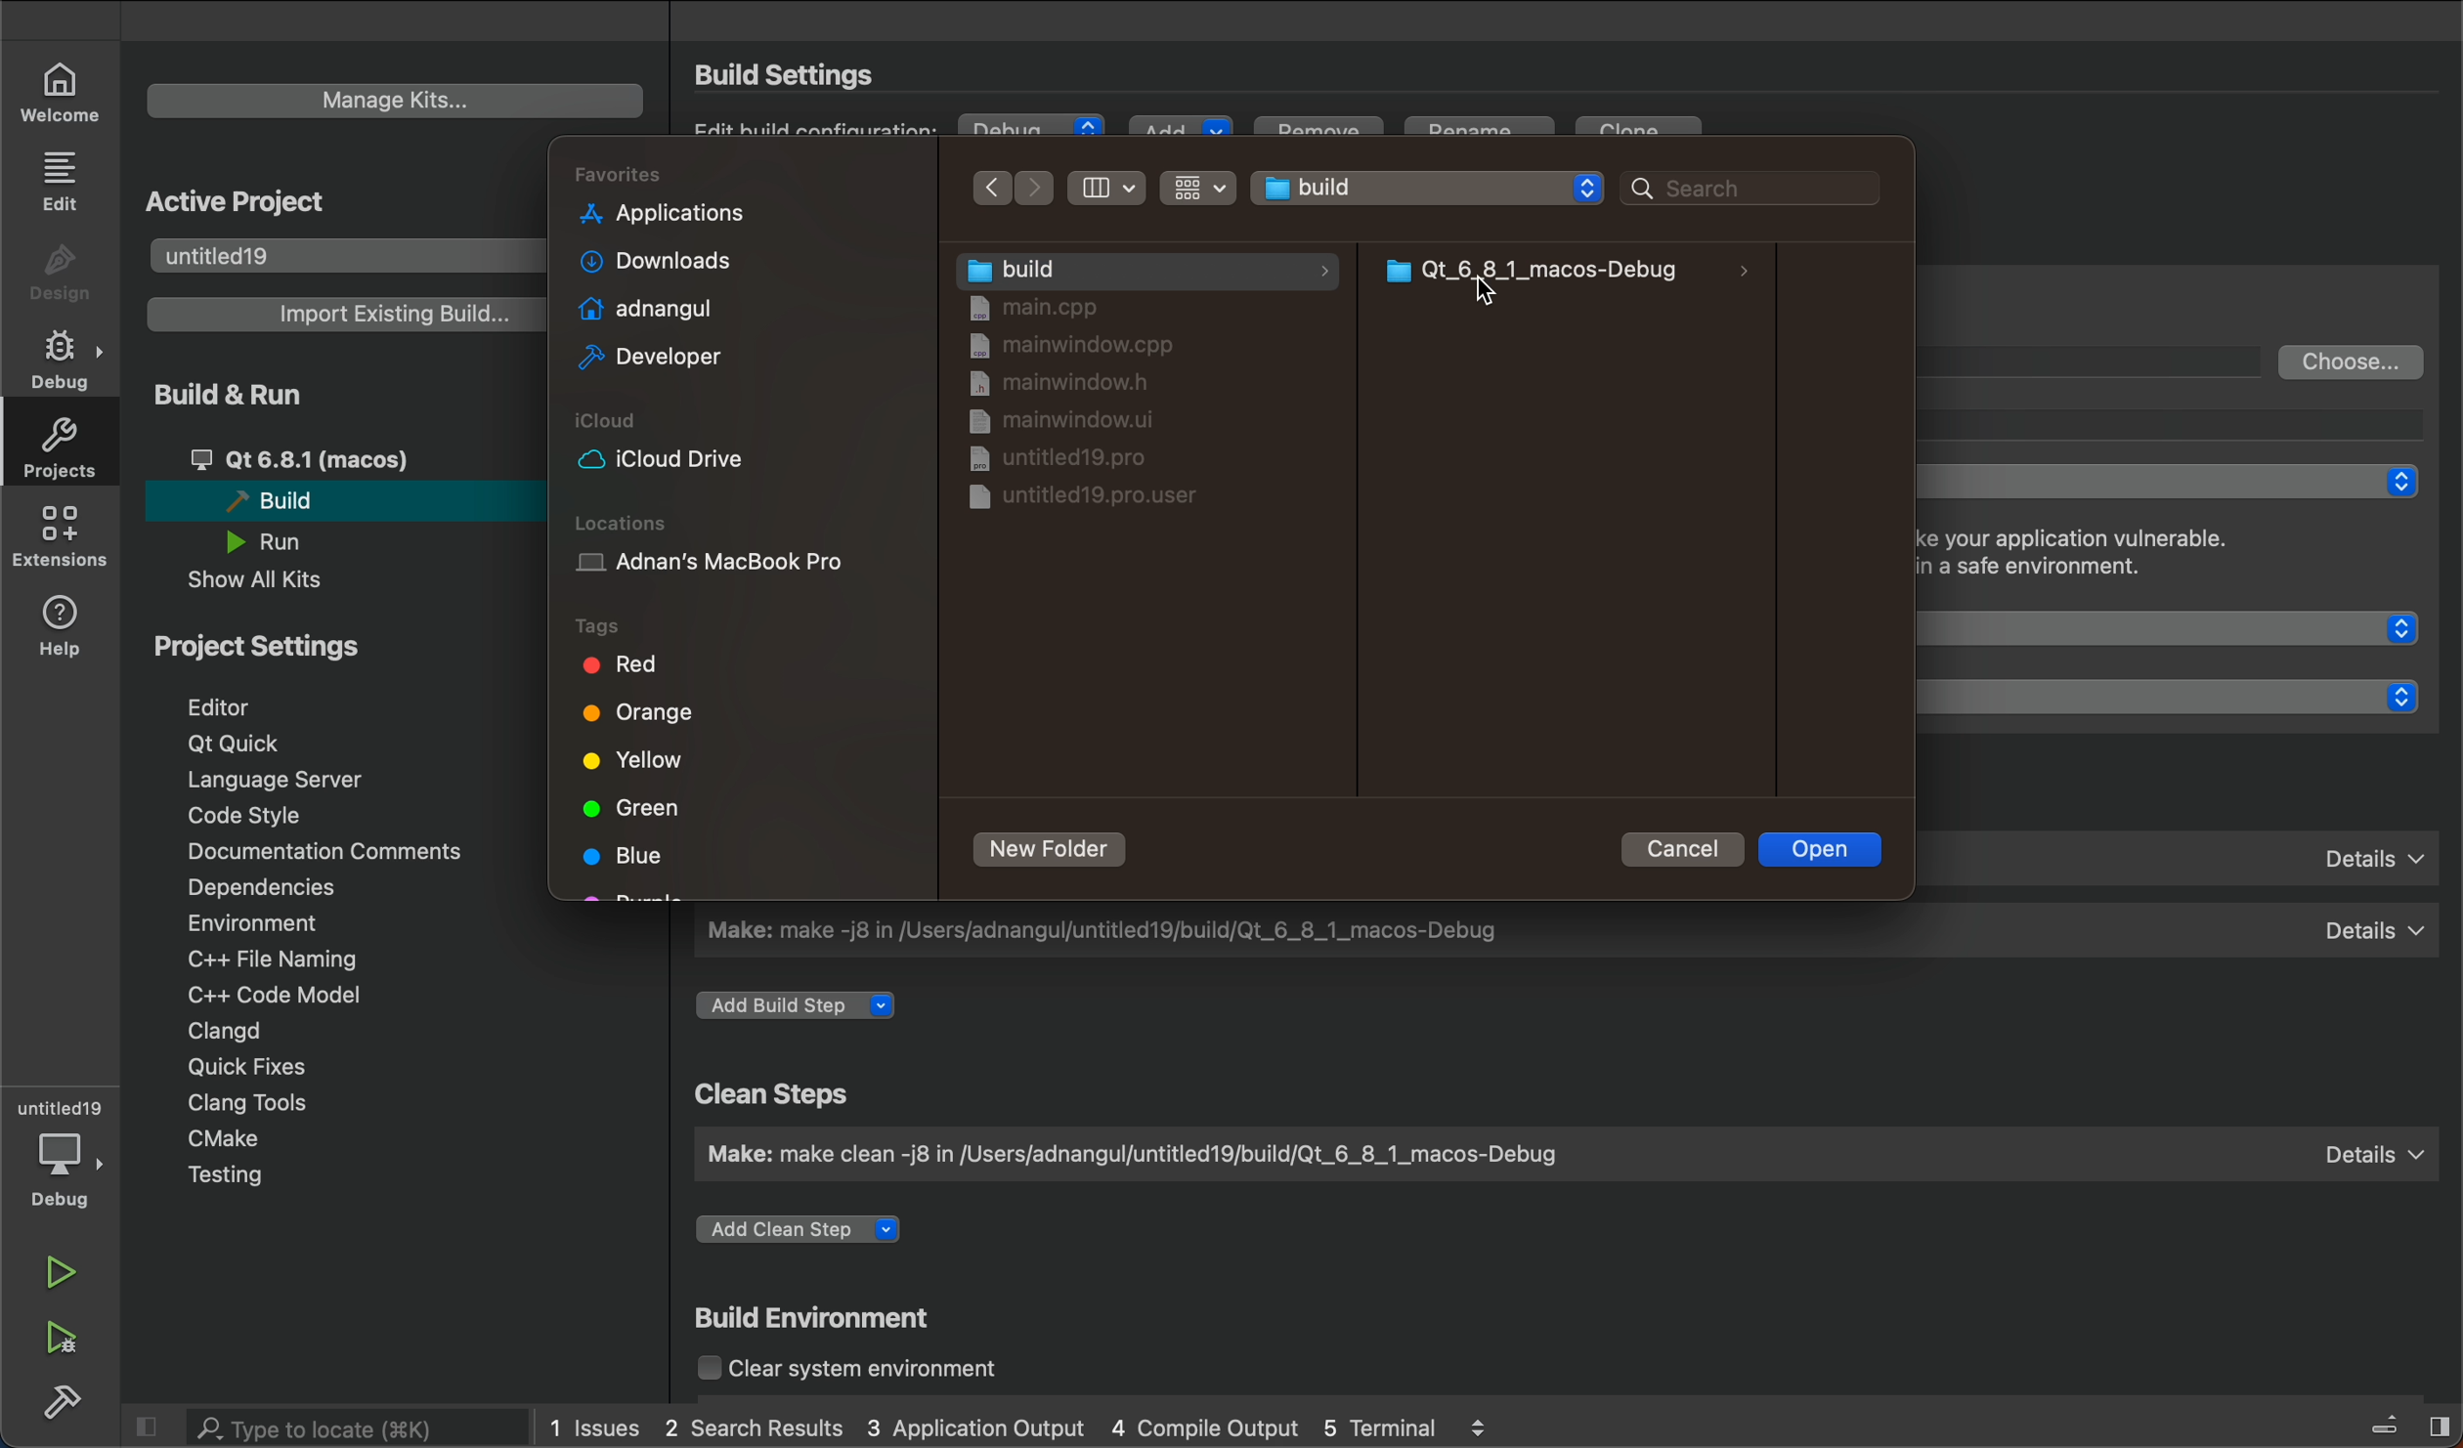 This screenshot has width=2463, height=1448. Describe the element at coordinates (619, 665) in the screenshot. I see `red` at that location.